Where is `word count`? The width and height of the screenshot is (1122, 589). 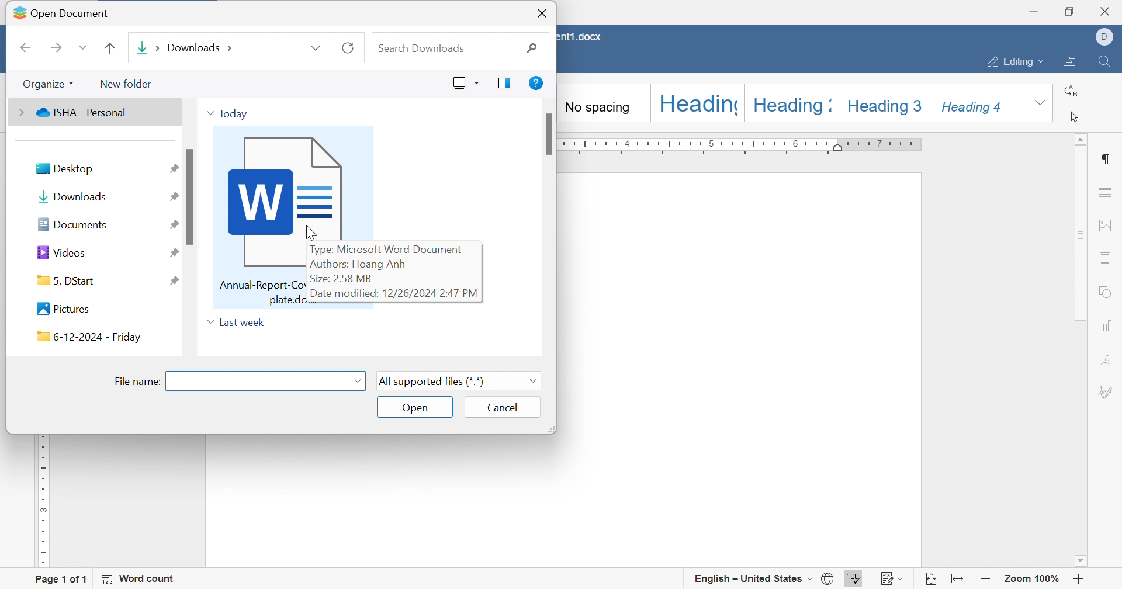
word count is located at coordinates (142, 578).